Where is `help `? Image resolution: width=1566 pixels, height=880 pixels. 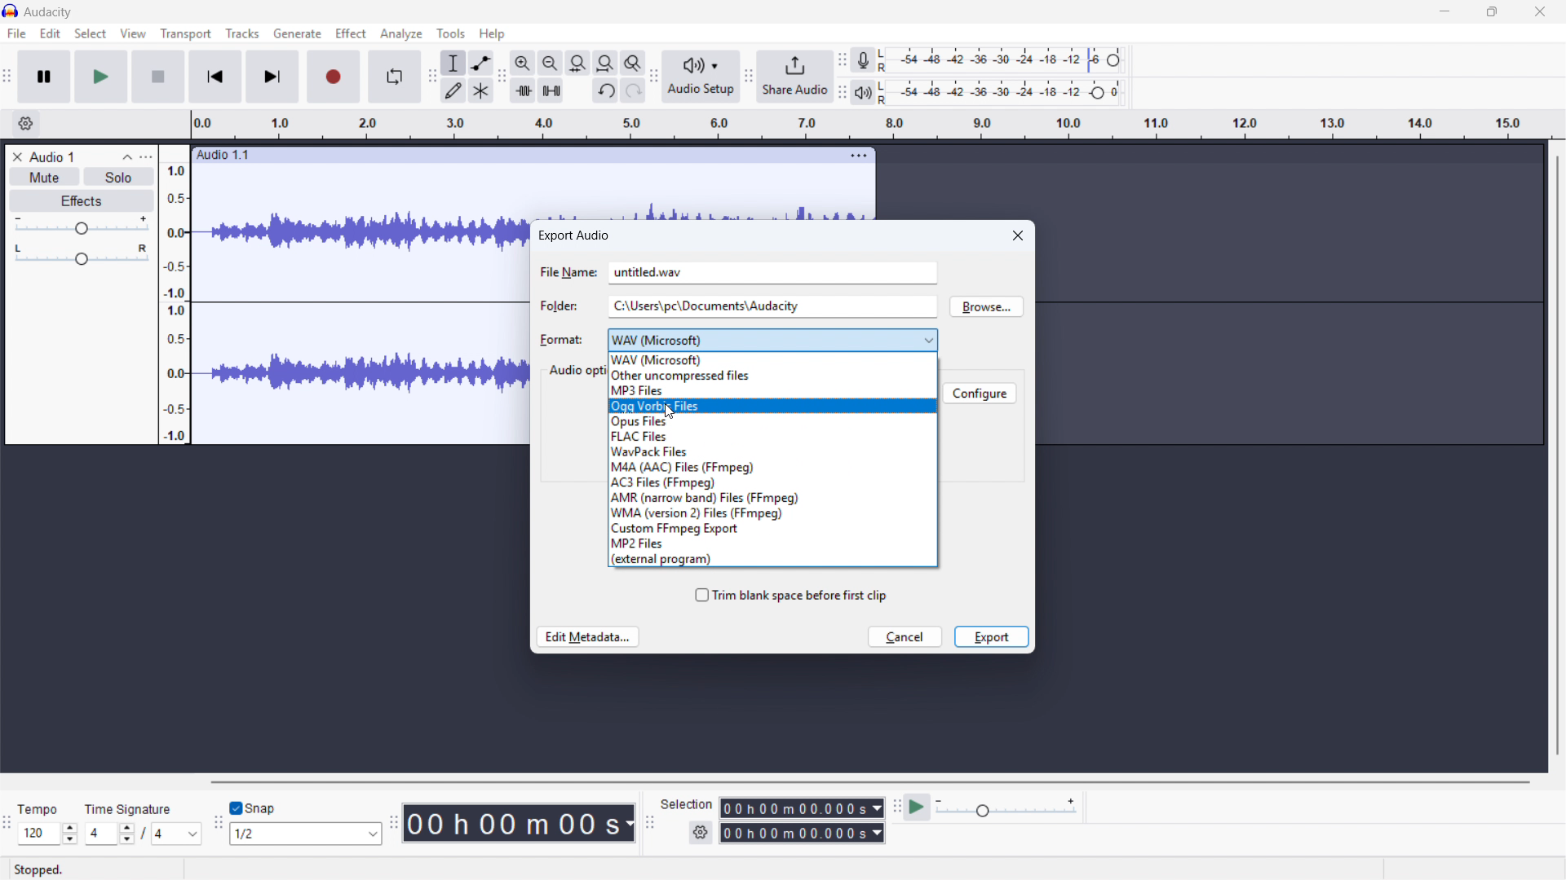 help  is located at coordinates (493, 33).